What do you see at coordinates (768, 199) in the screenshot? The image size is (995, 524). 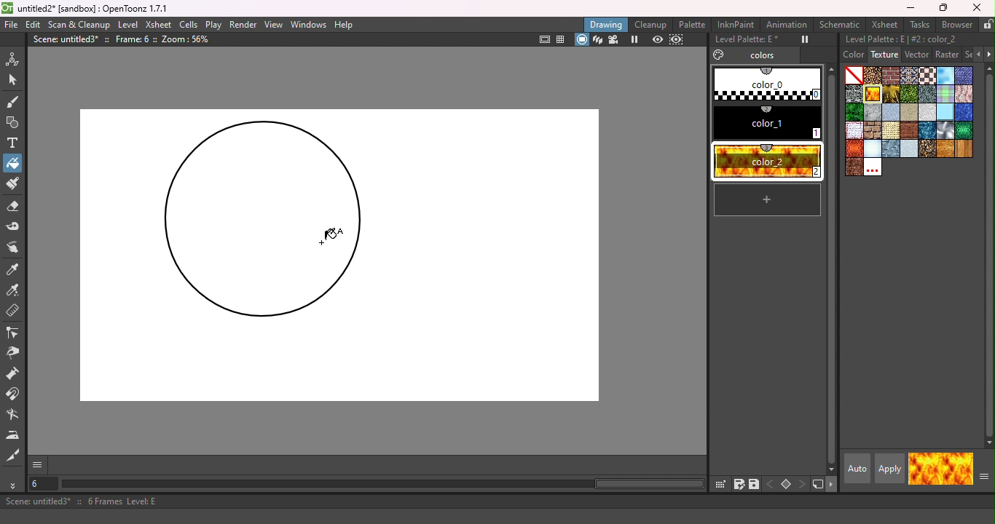 I see `new style` at bounding box center [768, 199].